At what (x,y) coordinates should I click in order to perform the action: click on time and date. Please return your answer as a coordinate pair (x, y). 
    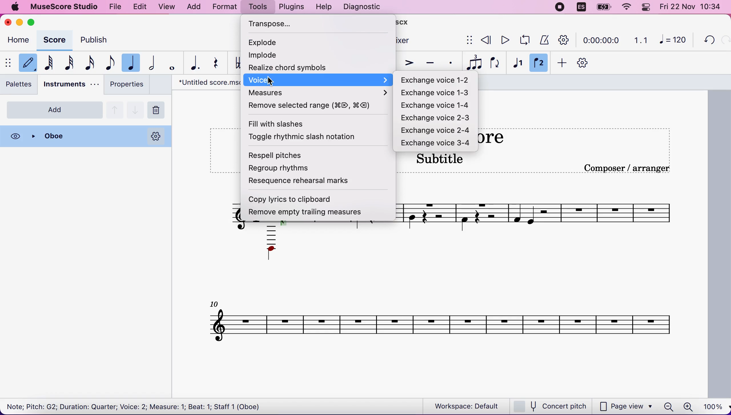
    Looking at the image, I should click on (692, 8).